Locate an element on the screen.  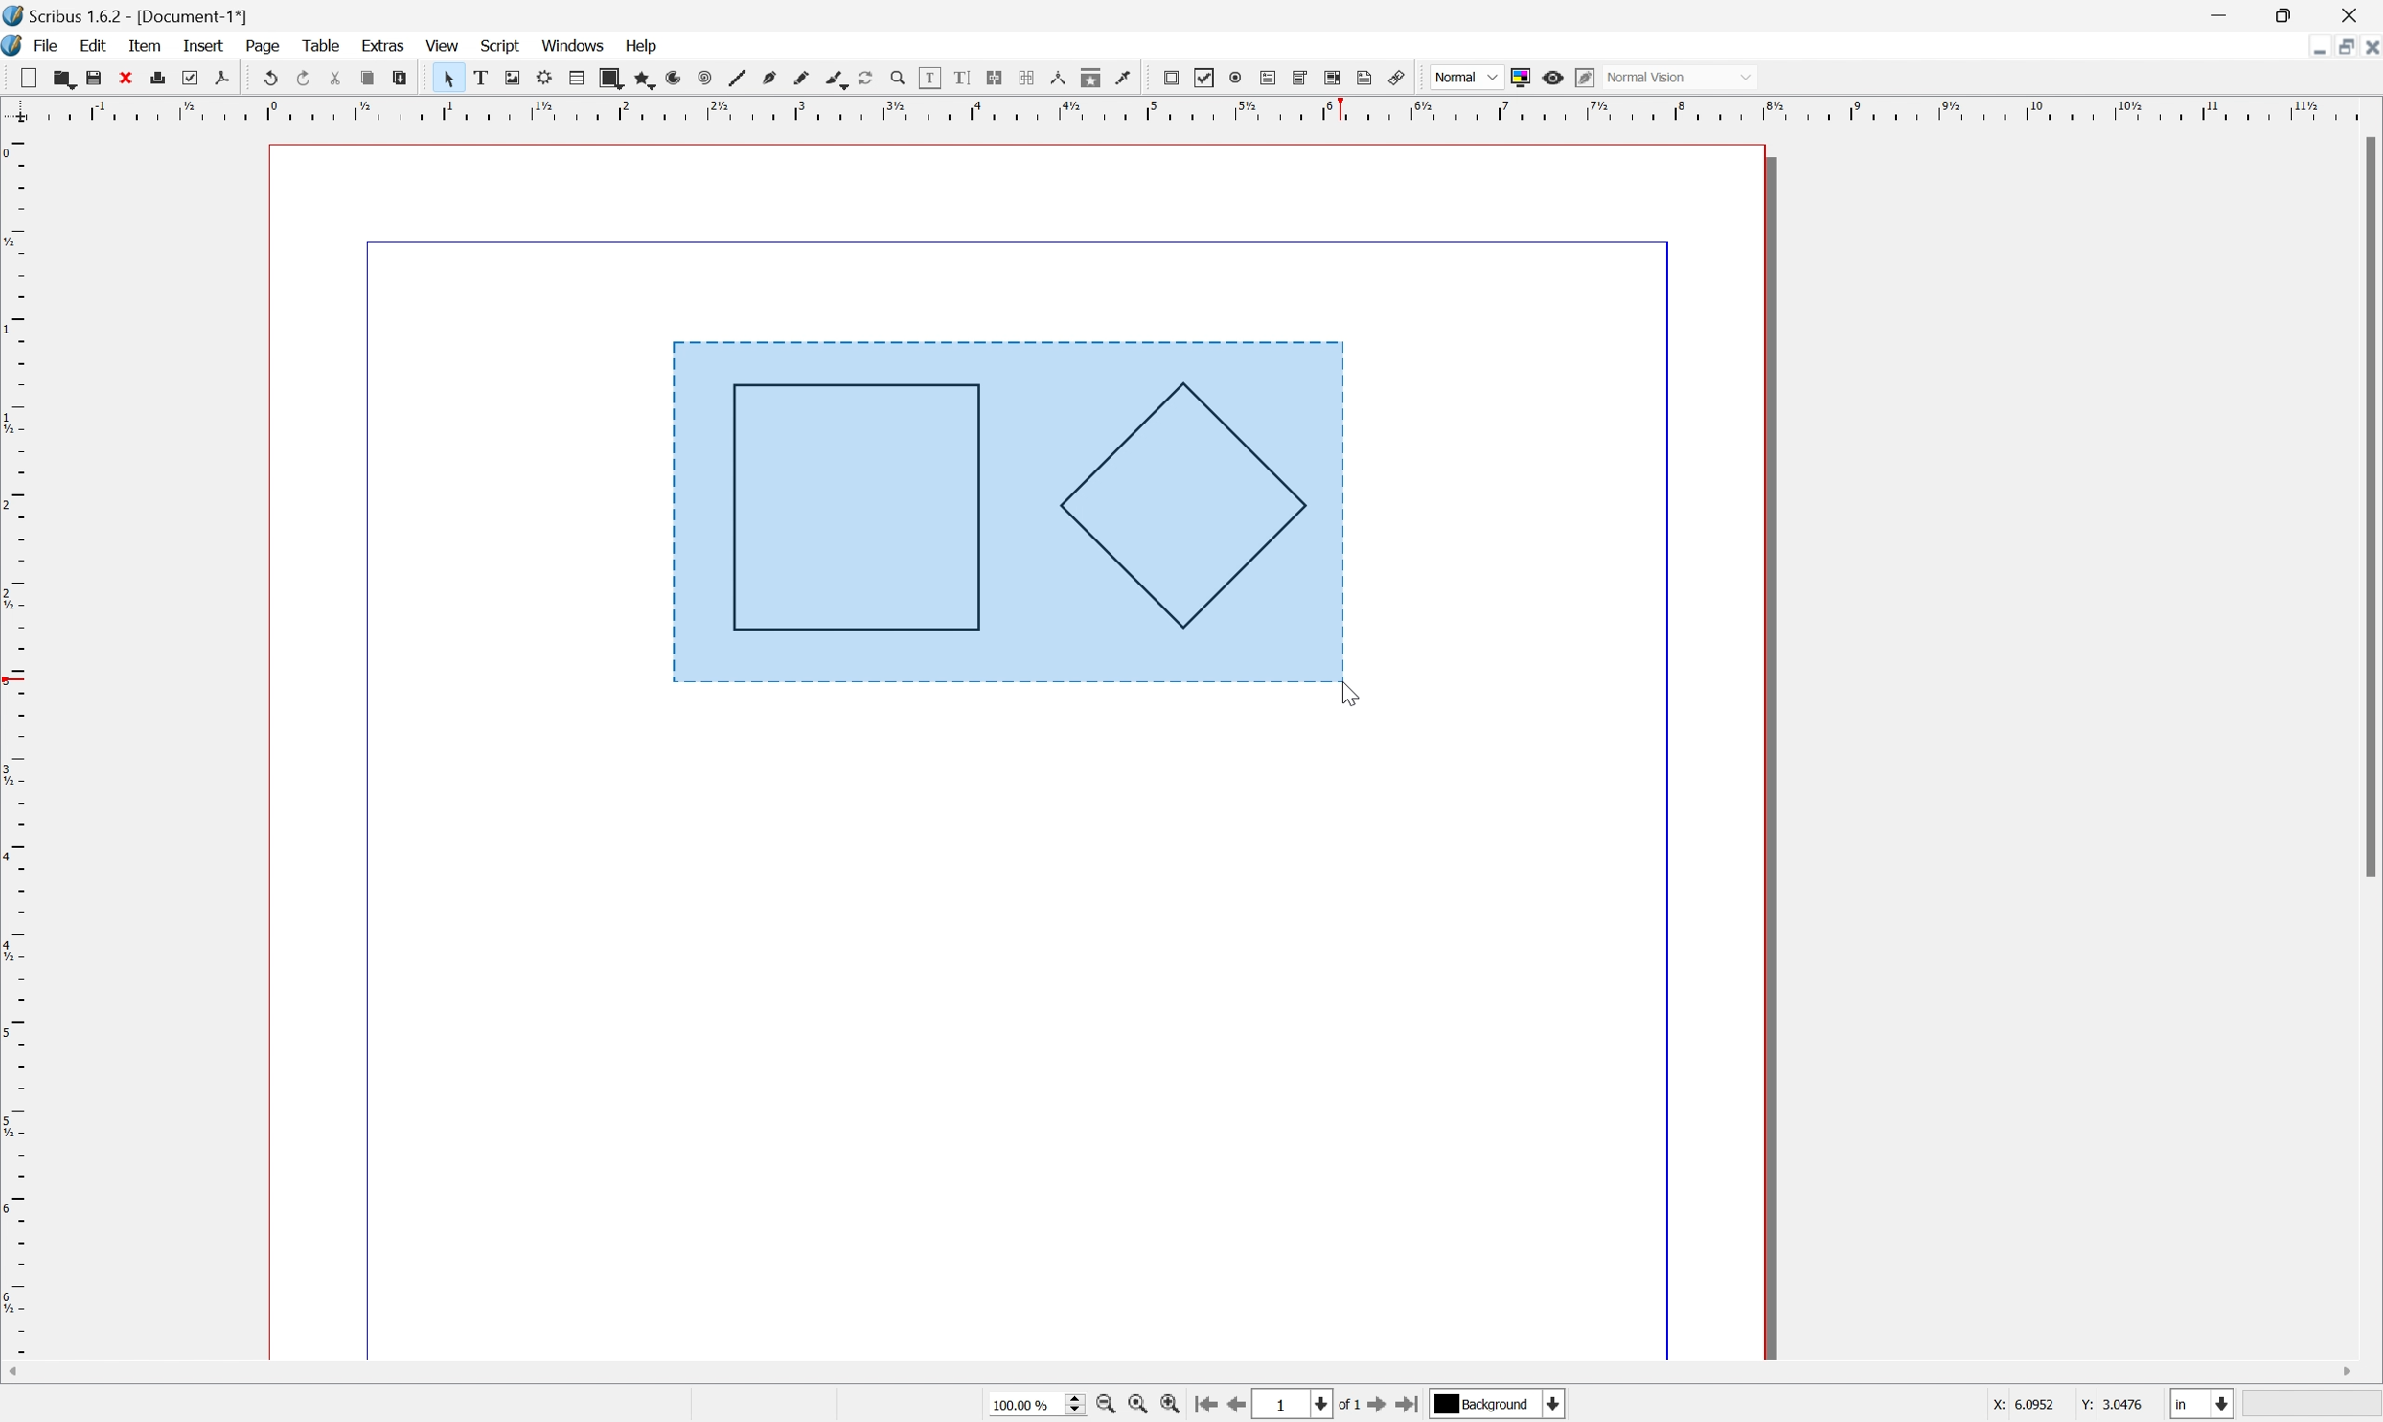
pdf push button is located at coordinates (1170, 78).